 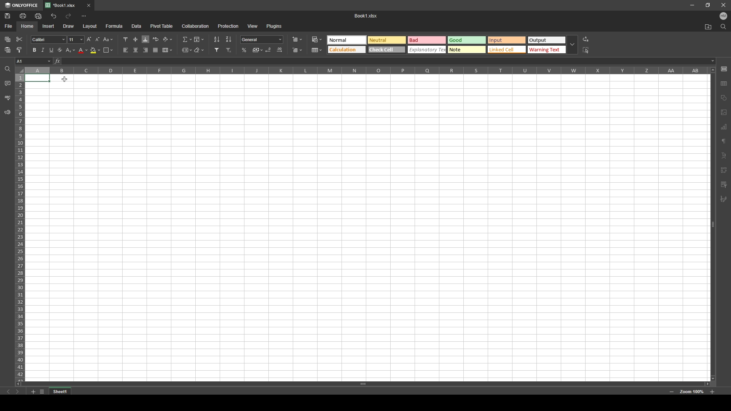 What do you see at coordinates (724, 127) in the screenshot?
I see `chart` at bounding box center [724, 127].